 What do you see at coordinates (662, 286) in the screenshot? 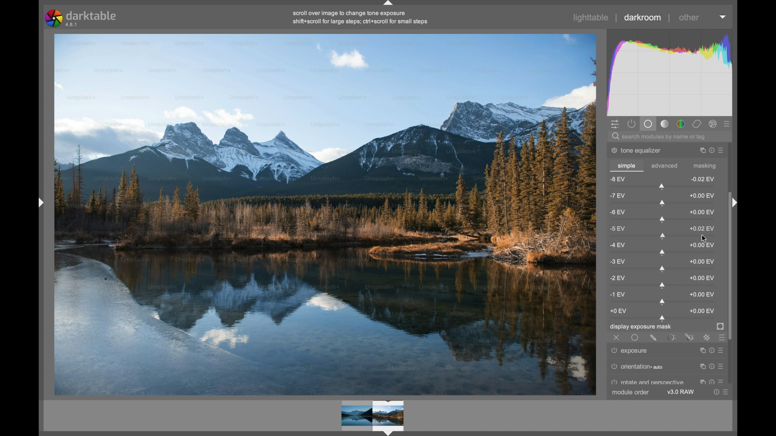
I see `slider` at bounding box center [662, 286].